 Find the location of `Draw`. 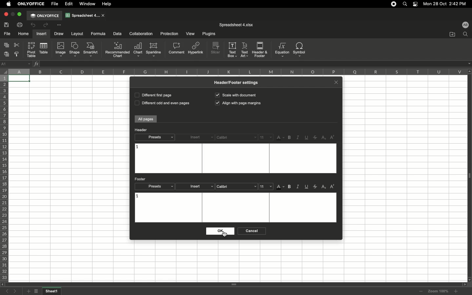

Draw is located at coordinates (60, 33).